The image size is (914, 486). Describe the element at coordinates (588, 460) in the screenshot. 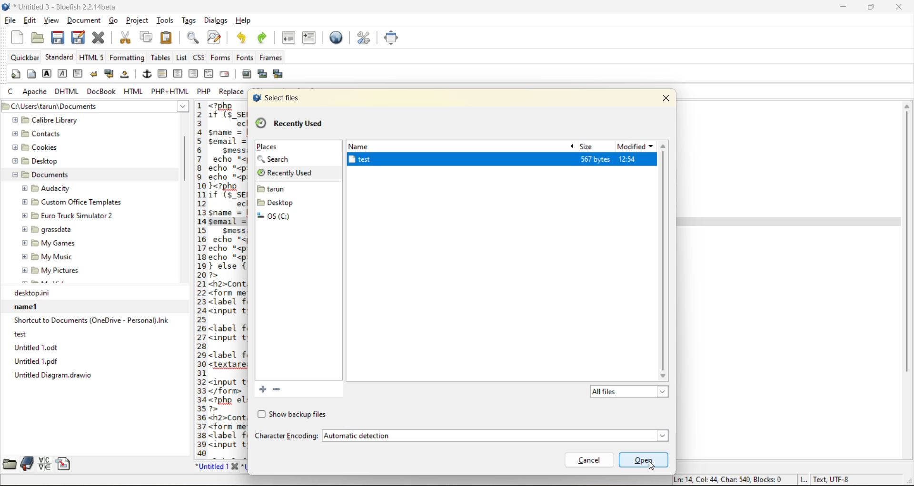

I see `cancel` at that location.